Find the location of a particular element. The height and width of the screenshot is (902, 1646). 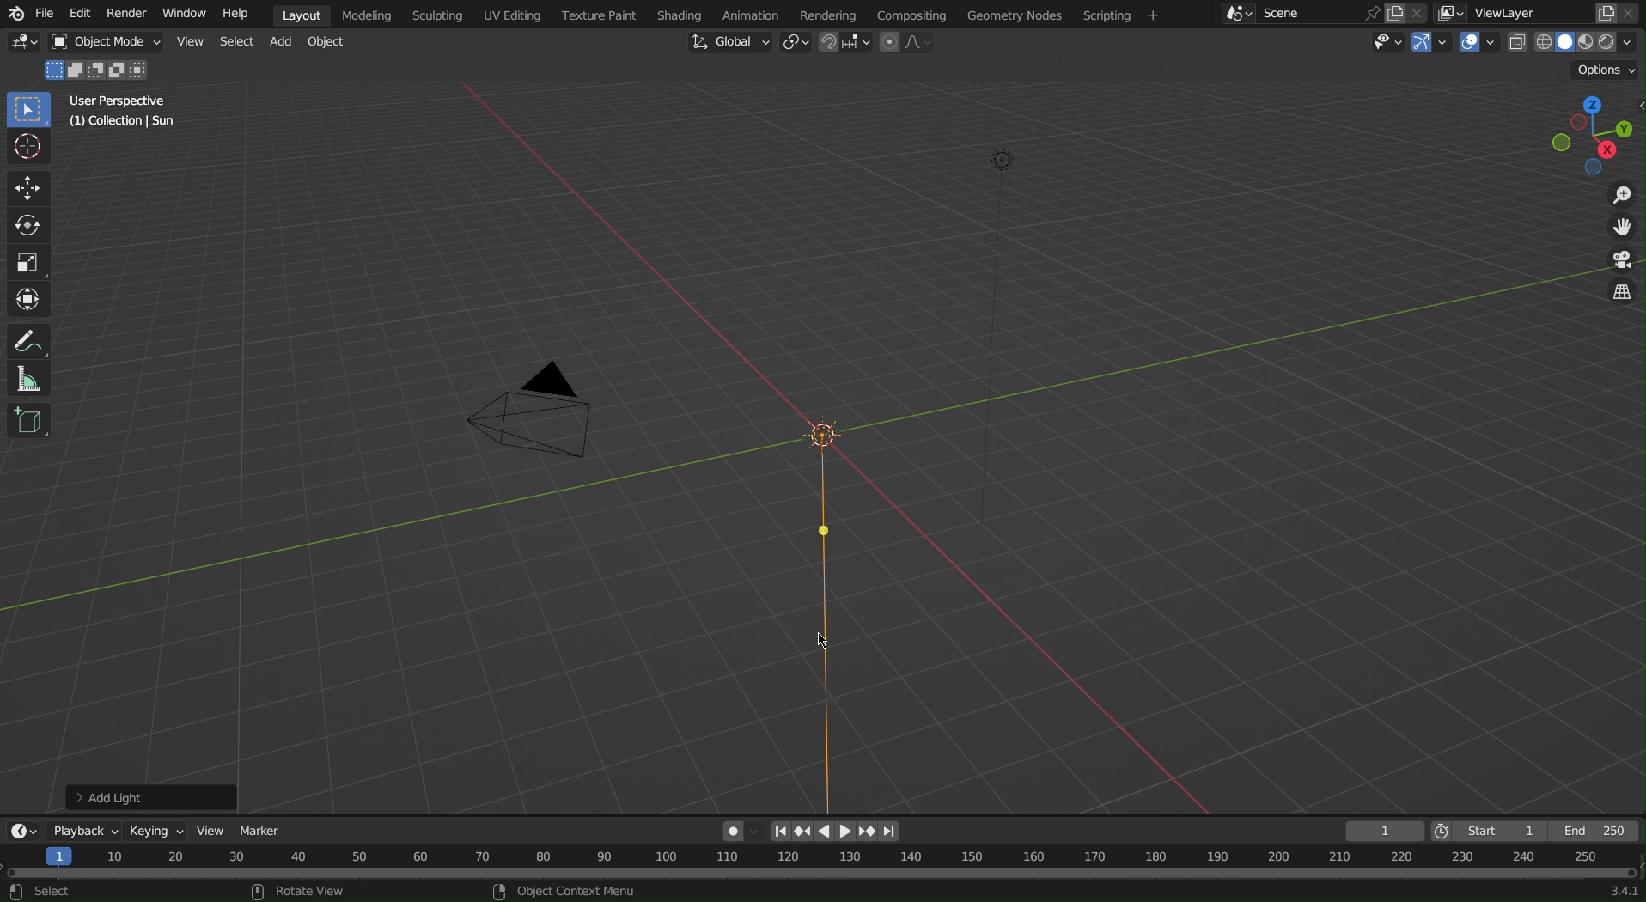

Scripting is located at coordinates (1121, 15).